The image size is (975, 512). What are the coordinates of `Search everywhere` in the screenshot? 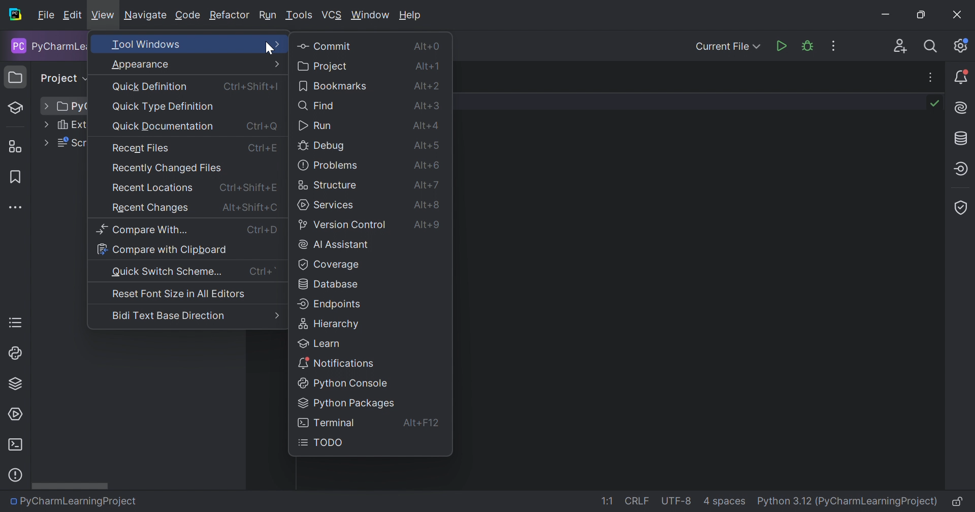 It's located at (931, 48).